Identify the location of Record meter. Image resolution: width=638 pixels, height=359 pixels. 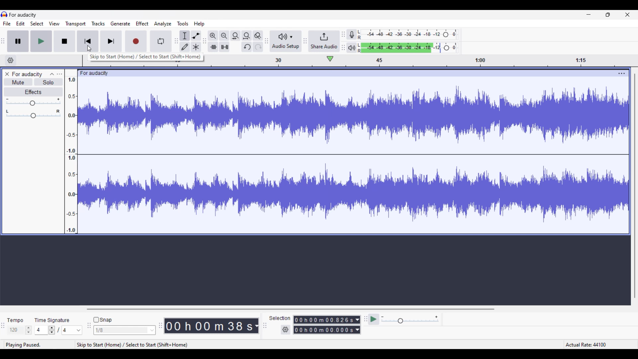
(352, 34).